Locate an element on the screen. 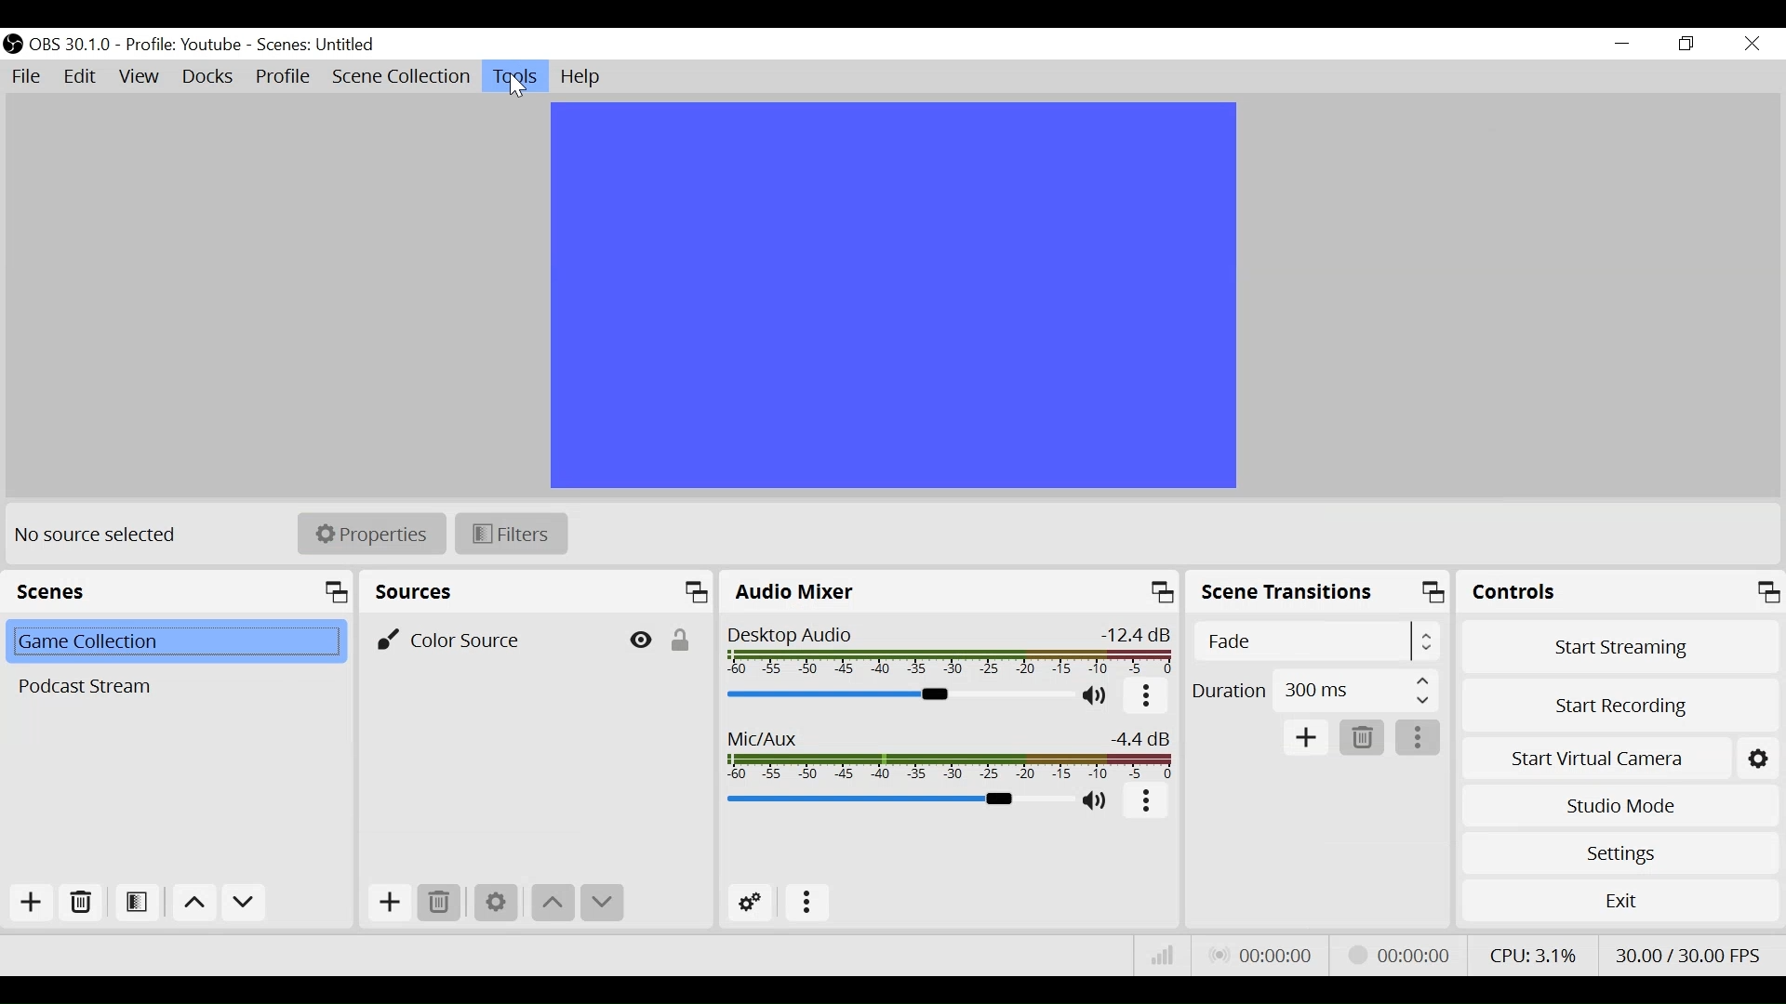 The image size is (1786, 1004). scene is located at coordinates (317, 46).